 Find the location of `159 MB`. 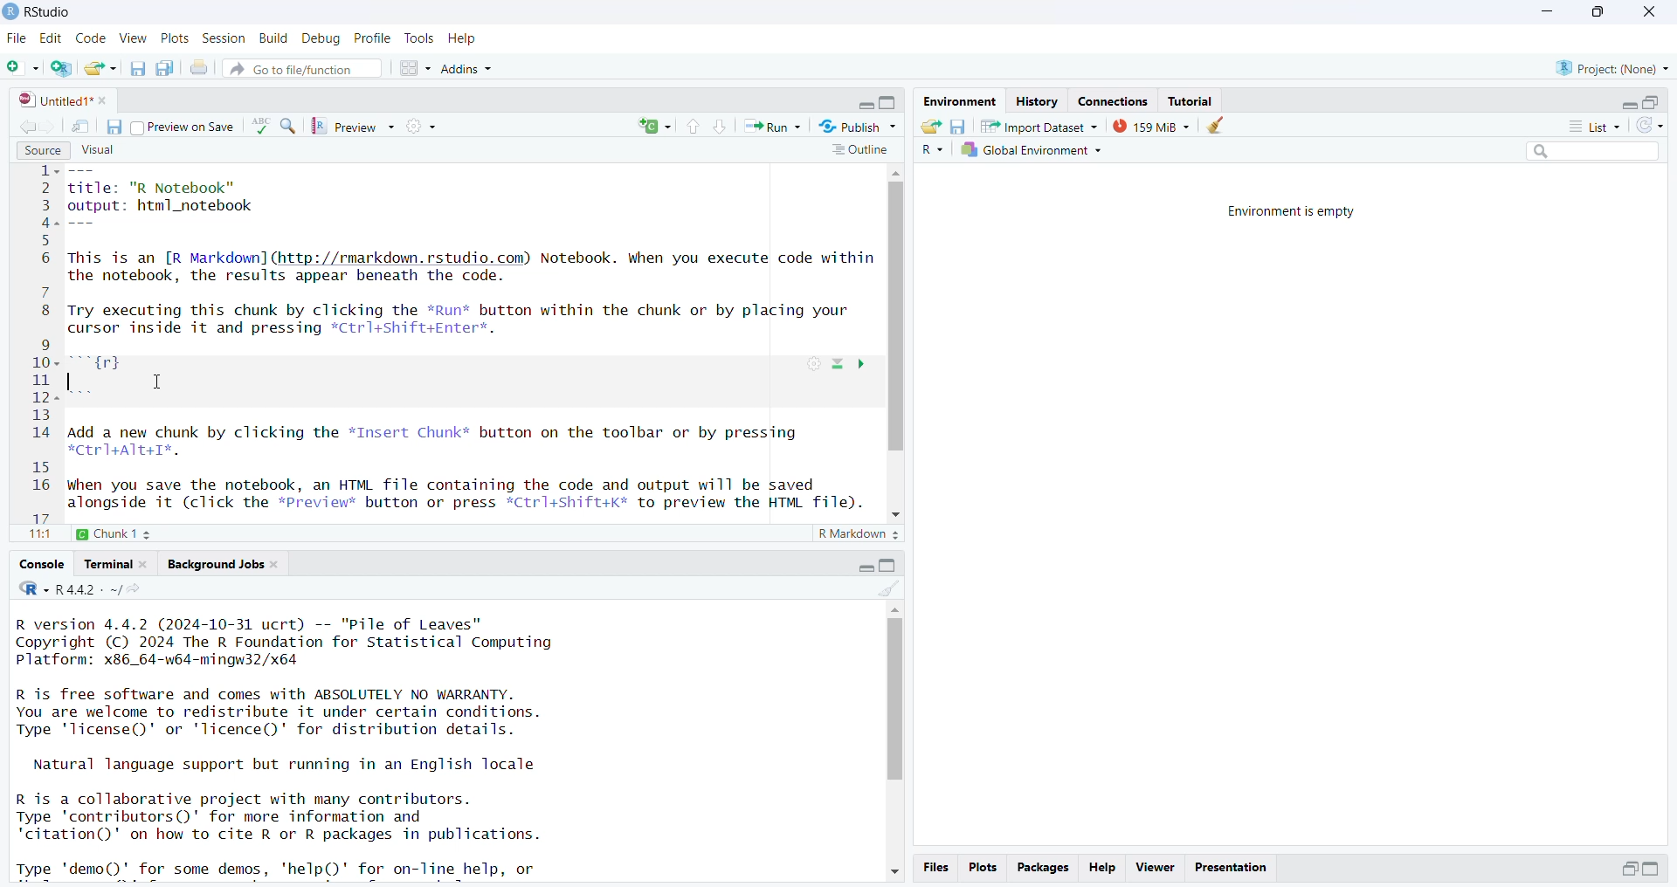

159 MB is located at coordinates (1150, 126).